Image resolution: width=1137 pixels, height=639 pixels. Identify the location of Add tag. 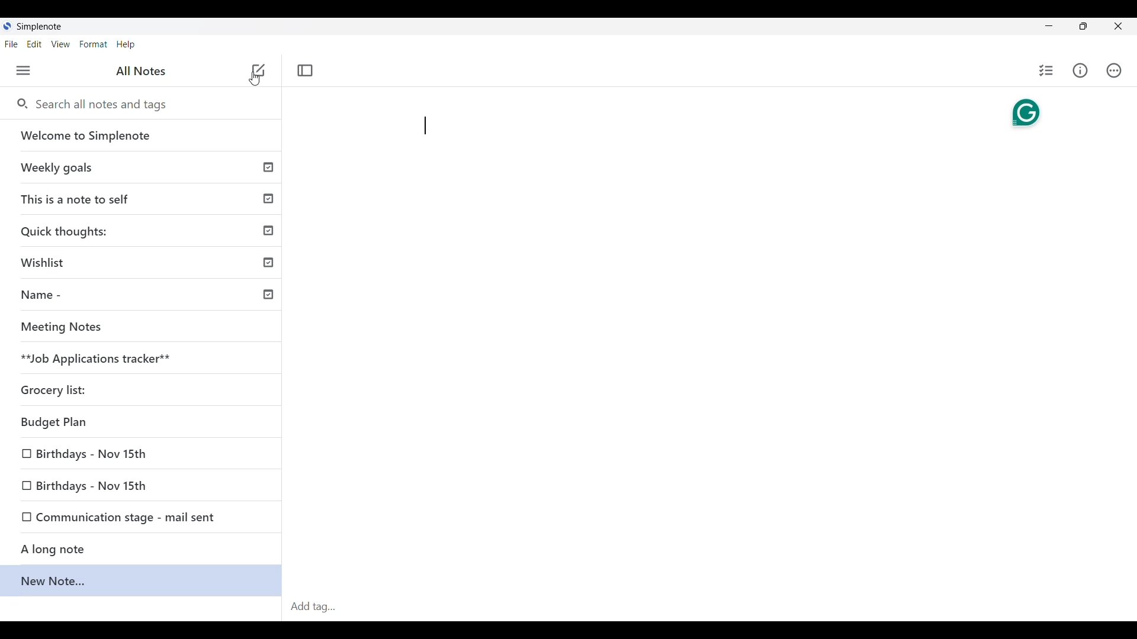
(313, 607).